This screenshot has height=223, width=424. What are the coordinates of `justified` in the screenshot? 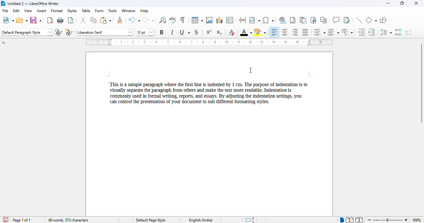 It's located at (305, 32).